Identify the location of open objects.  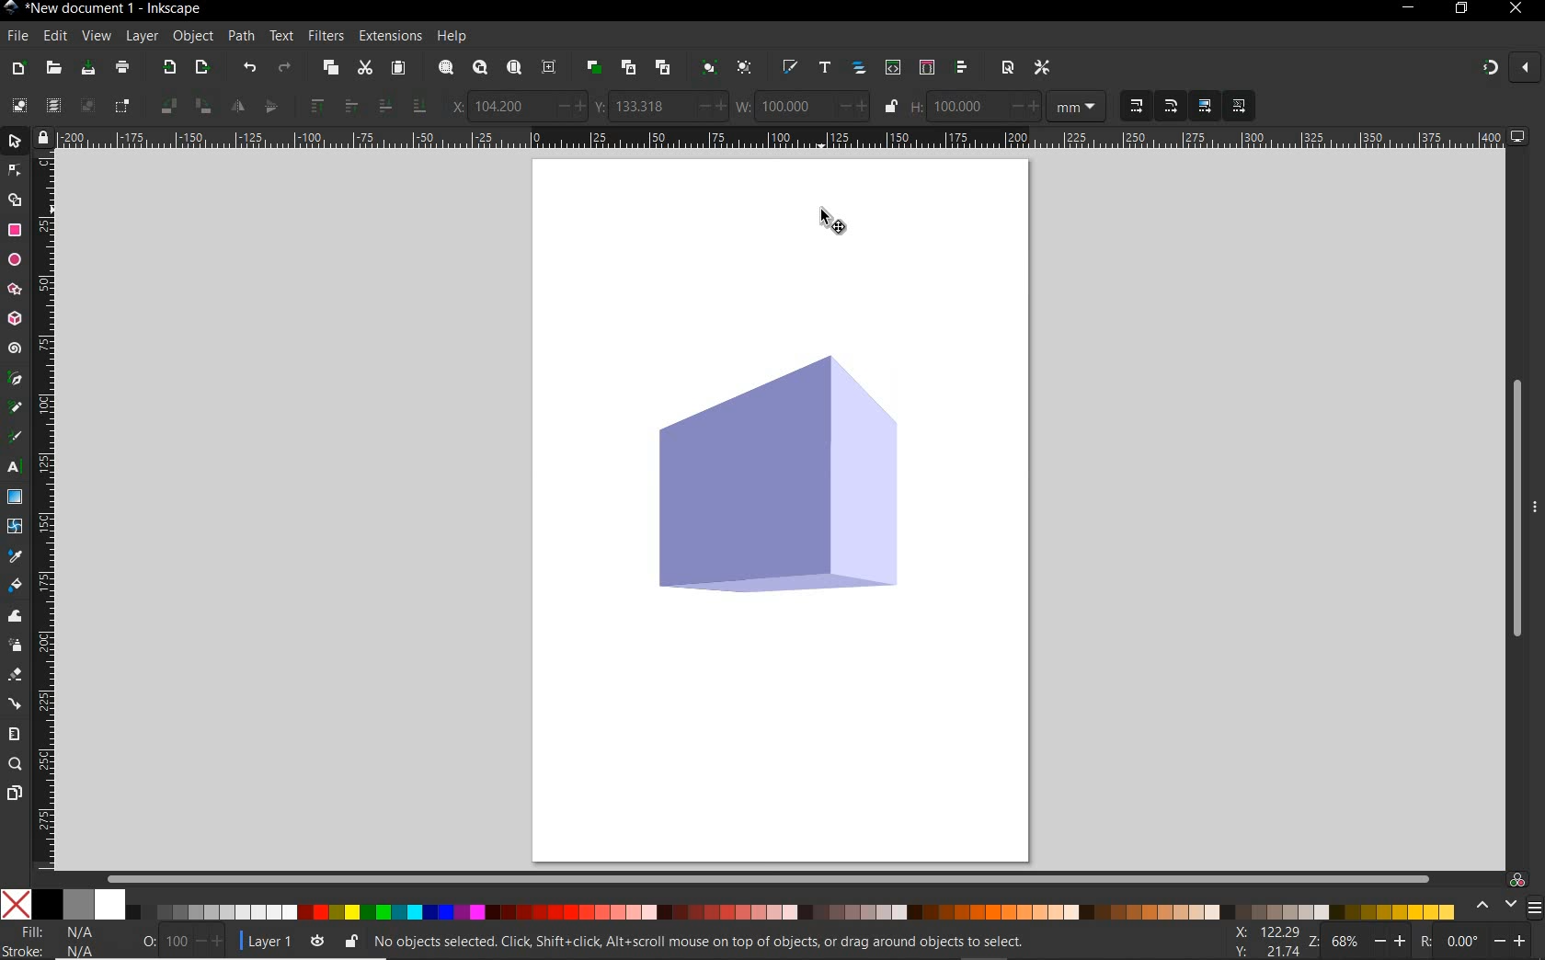
(860, 66).